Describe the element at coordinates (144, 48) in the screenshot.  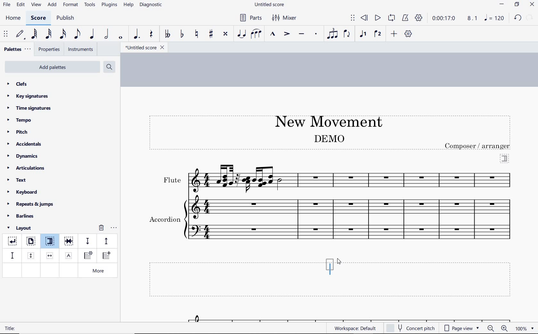
I see `file name` at that location.